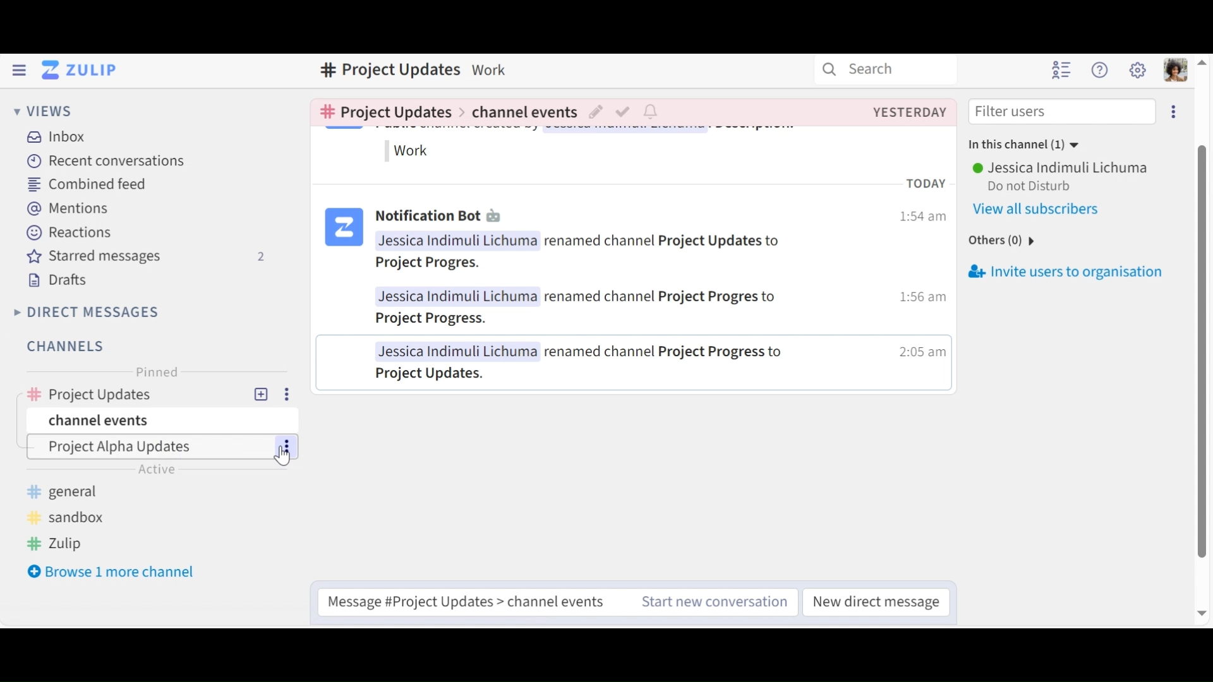 This screenshot has width=1213, height=682. Describe the element at coordinates (1101, 70) in the screenshot. I see `Help Menu` at that location.